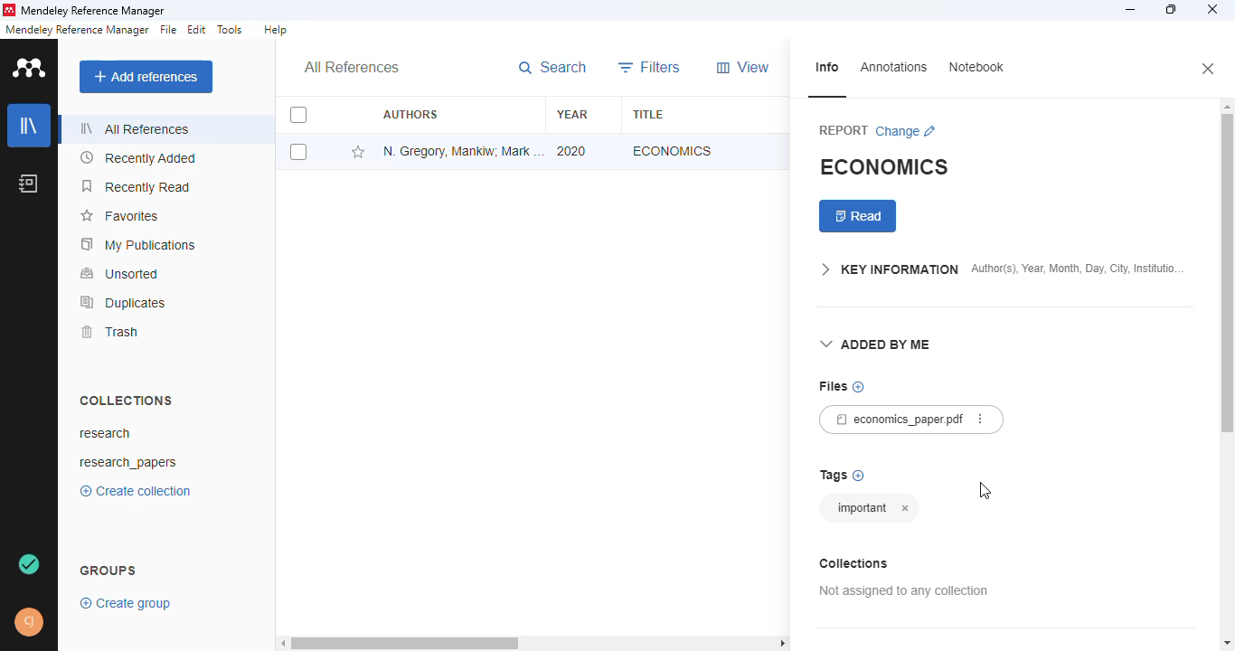 This screenshot has height=651, width=1235. I want to click on file, so click(169, 30).